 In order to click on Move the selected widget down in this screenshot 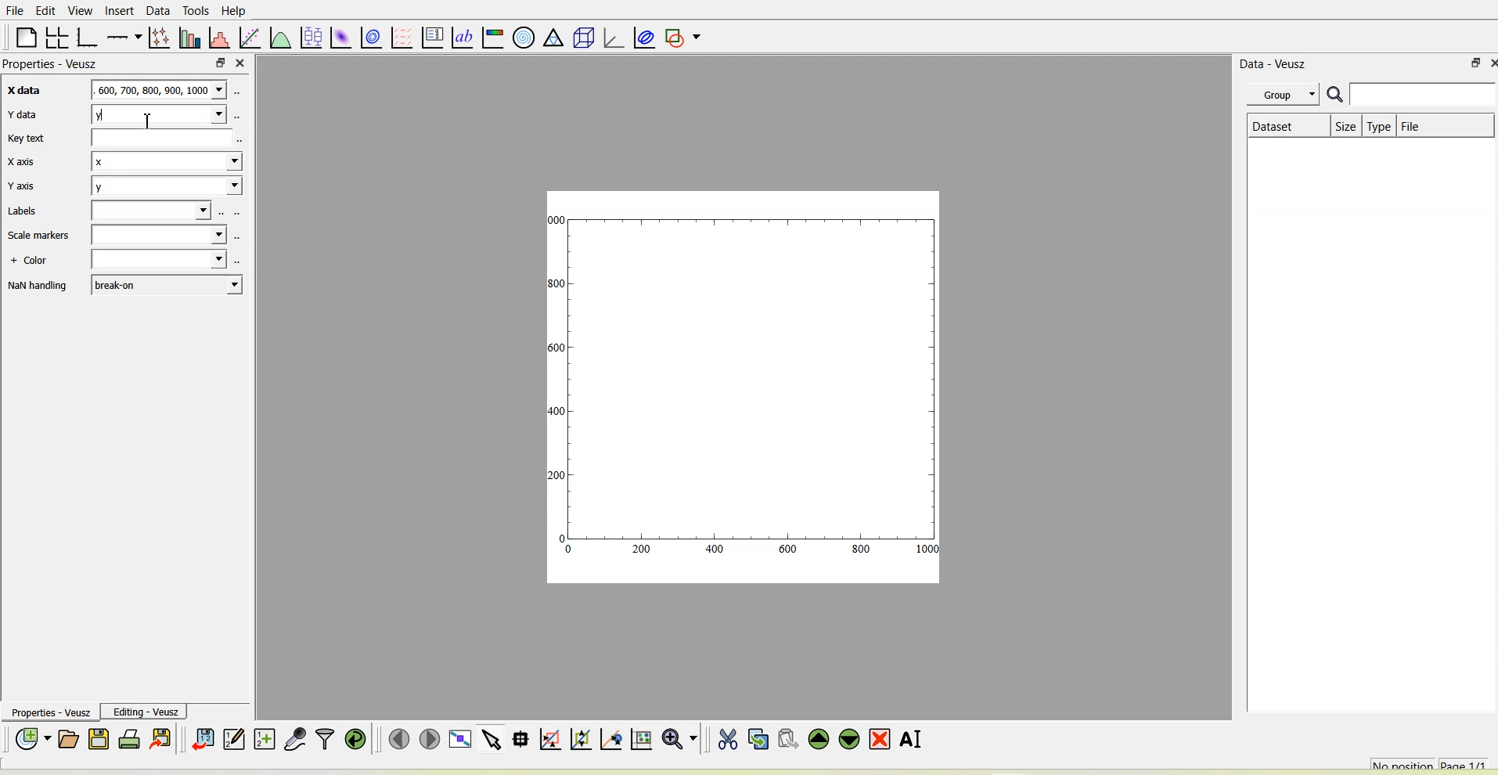, I will do `click(848, 740)`.